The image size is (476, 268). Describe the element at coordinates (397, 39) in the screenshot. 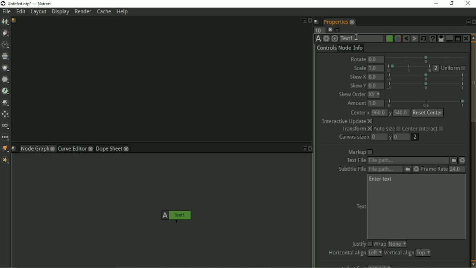

I see `Overlay color` at that location.